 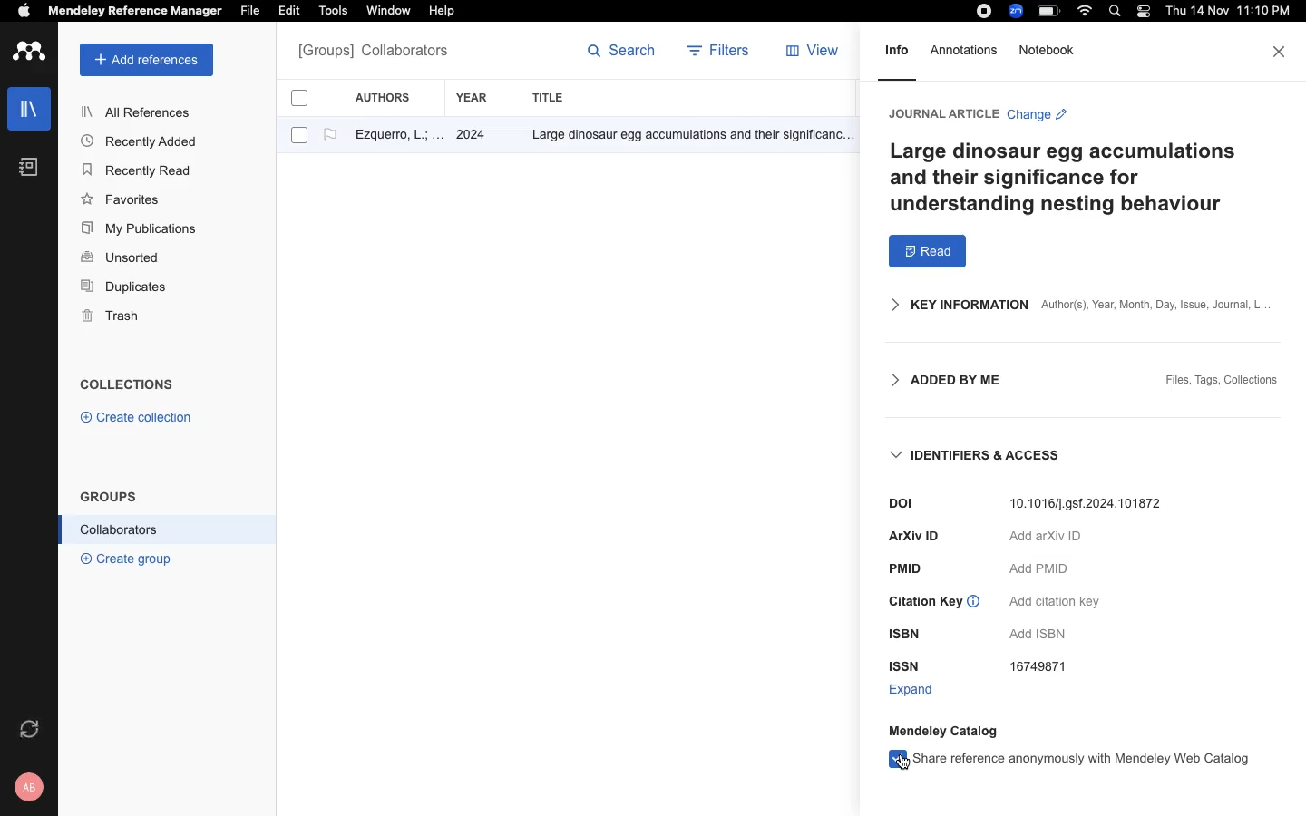 I want to click on notebook, so click(x=1049, y=50).